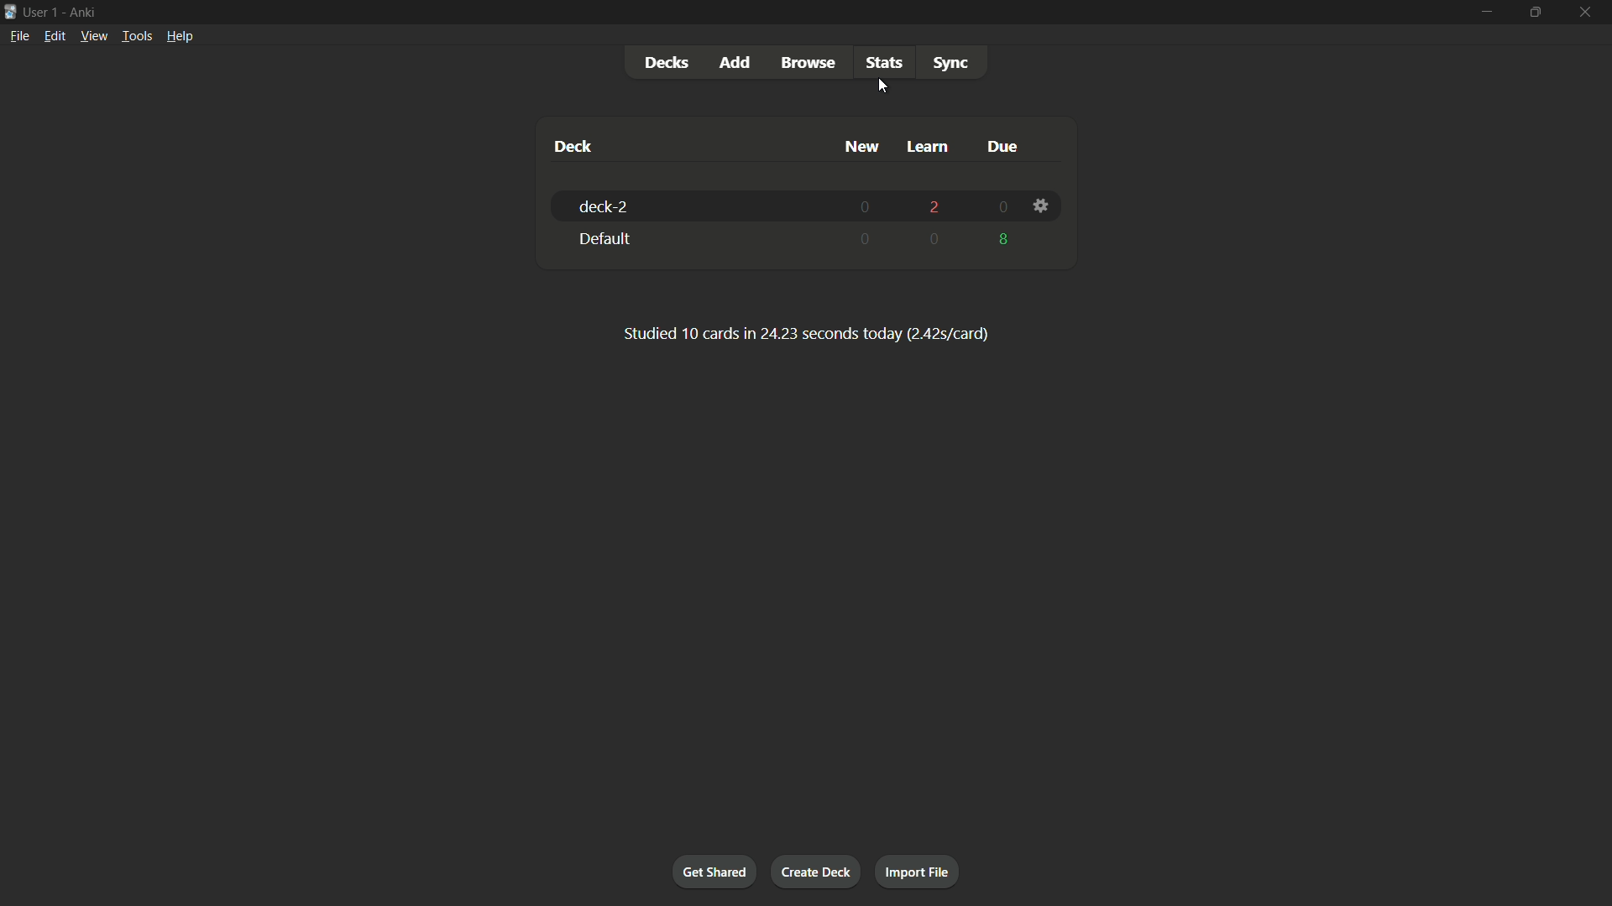 This screenshot has width=1612, height=906. What do you see at coordinates (1001, 208) in the screenshot?
I see `0` at bounding box center [1001, 208].